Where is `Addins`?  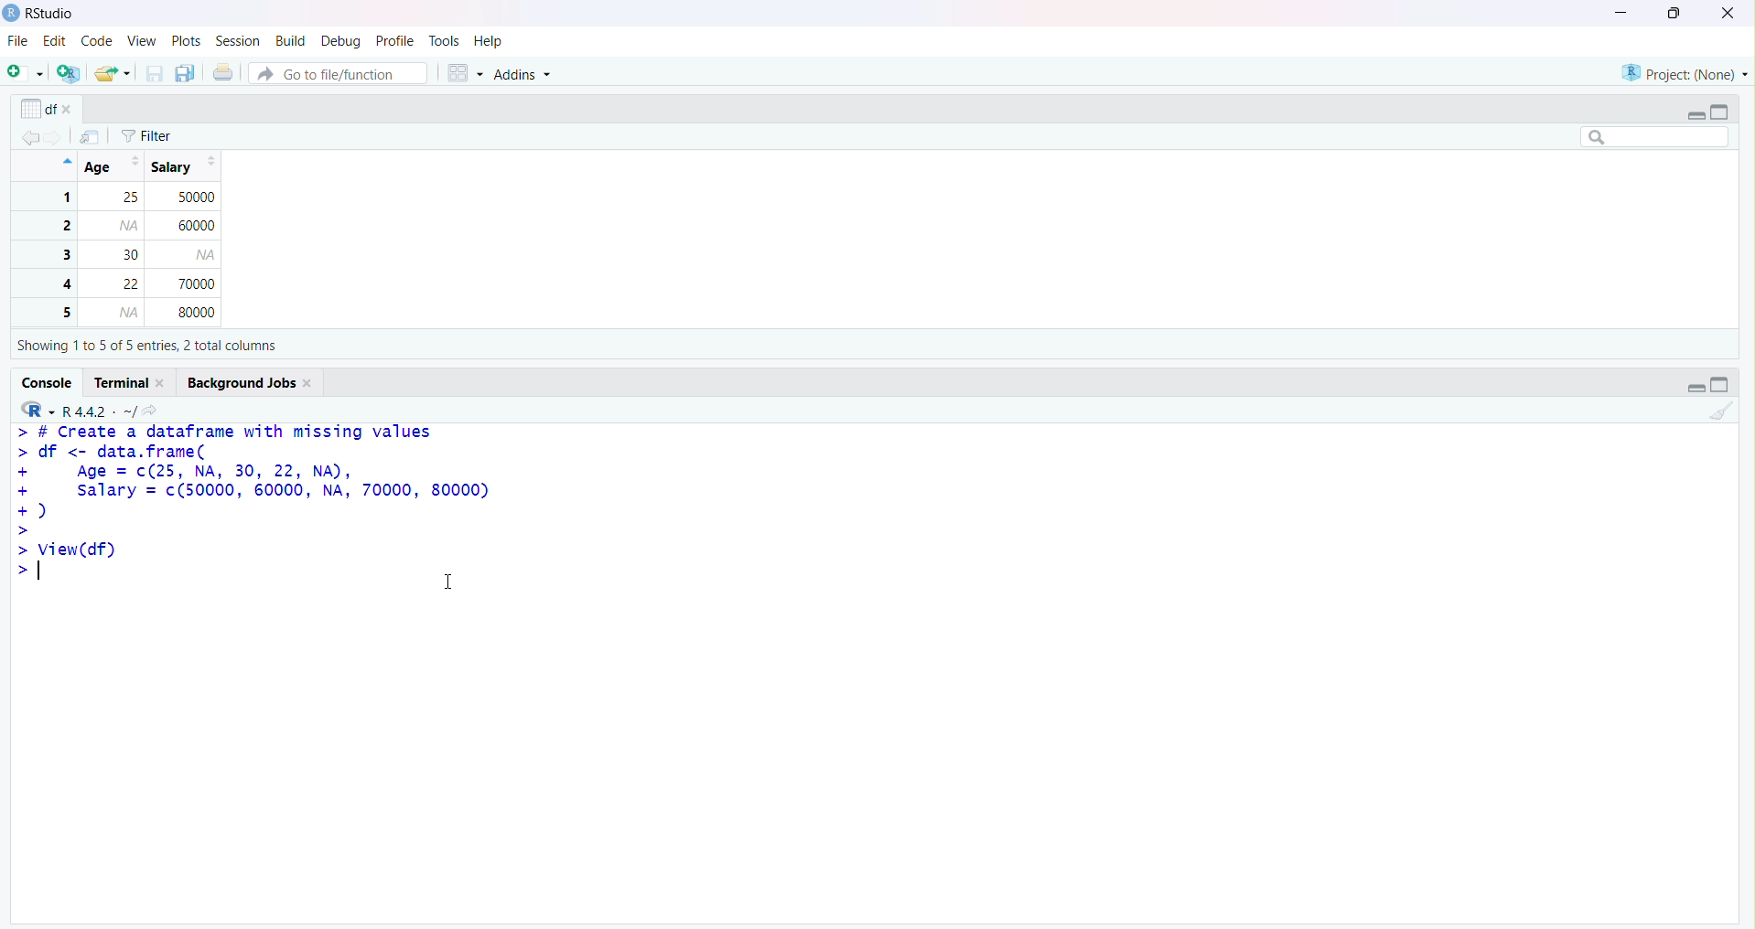 Addins is located at coordinates (522, 71).